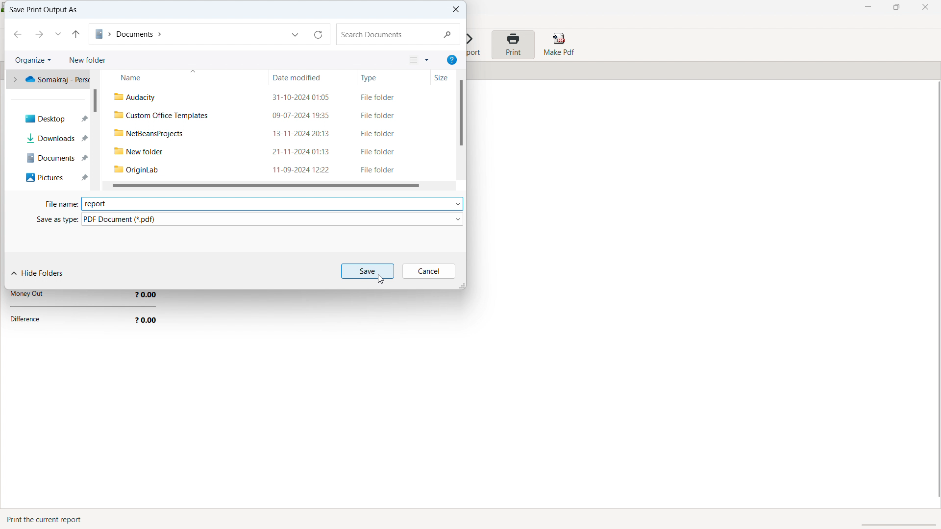 This screenshot has height=529, width=941. I want to click on close, so click(925, 7).